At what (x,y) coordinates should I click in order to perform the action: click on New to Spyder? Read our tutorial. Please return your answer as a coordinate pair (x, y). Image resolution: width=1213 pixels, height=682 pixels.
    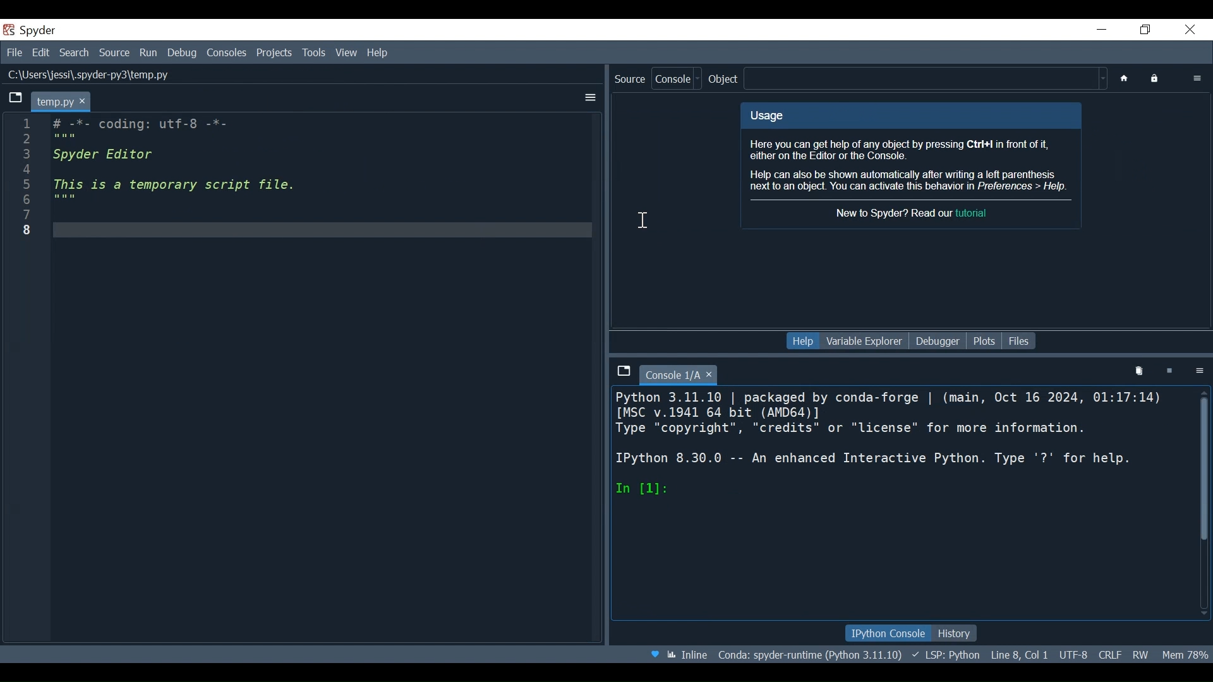
    Looking at the image, I should click on (912, 214).